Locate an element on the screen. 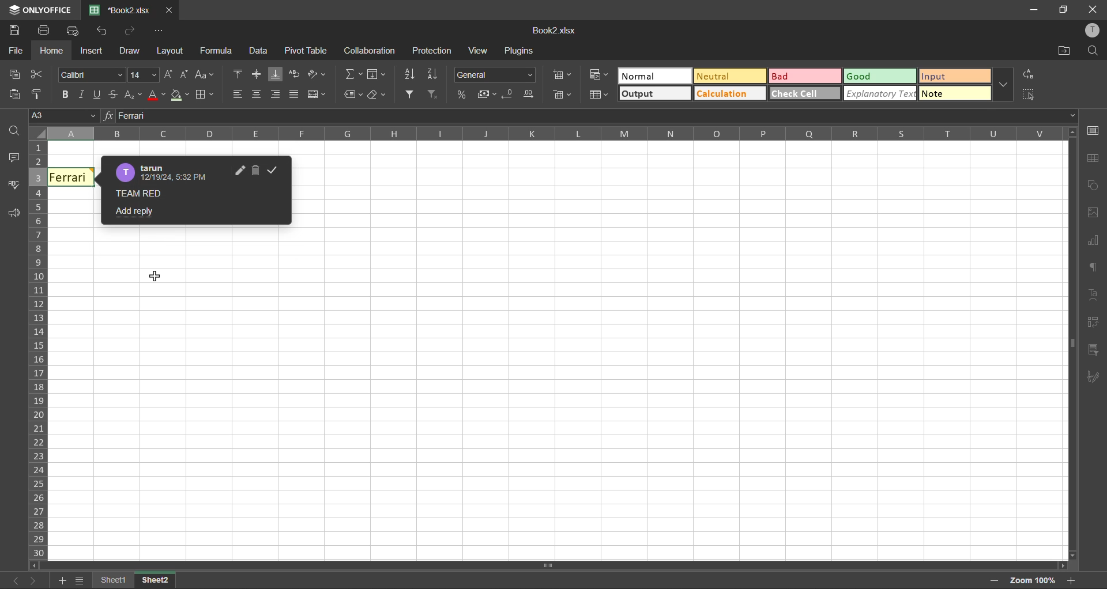 Image resolution: width=1107 pixels, height=589 pixels. format as table is located at coordinates (598, 95).